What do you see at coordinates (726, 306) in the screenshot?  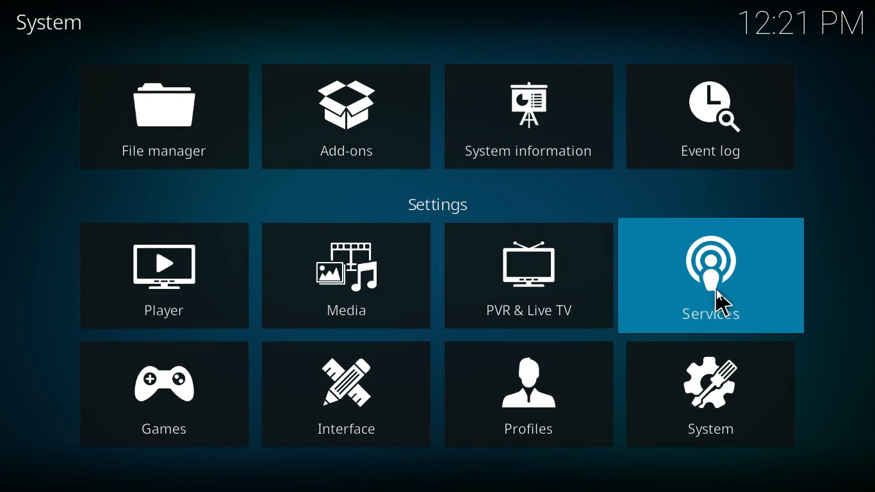 I see `cursor` at bounding box center [726, 306].